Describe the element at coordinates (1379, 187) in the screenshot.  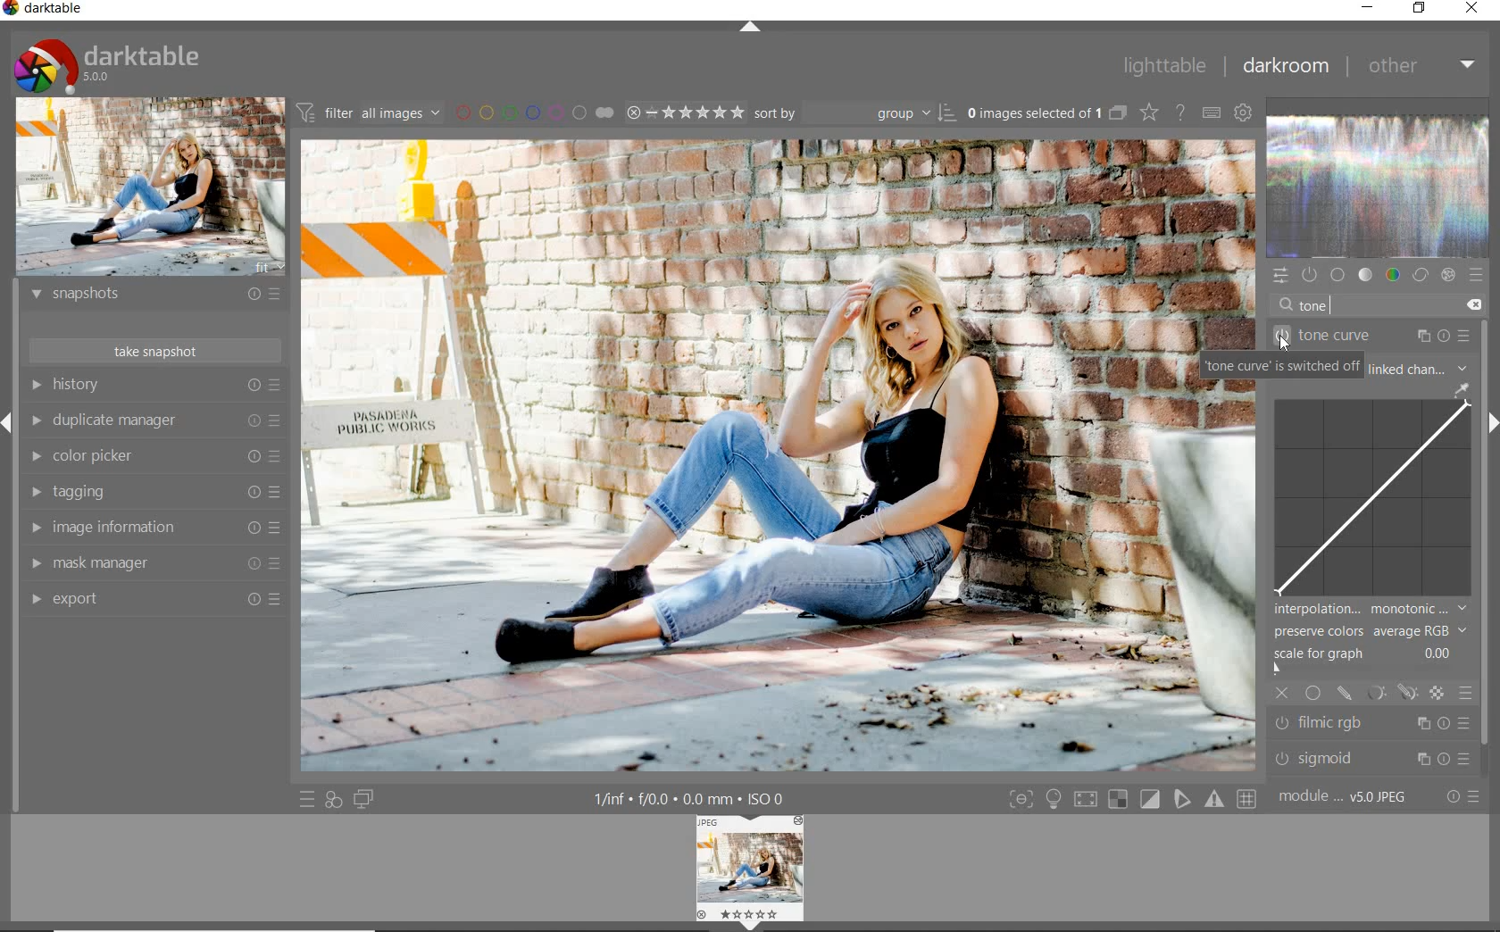
I see `waveform` at that location.